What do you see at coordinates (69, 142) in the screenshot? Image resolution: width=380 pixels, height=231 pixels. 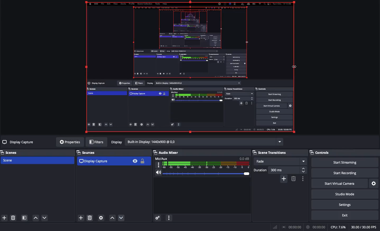 I see `Properties` at bounding box center [69, 142].